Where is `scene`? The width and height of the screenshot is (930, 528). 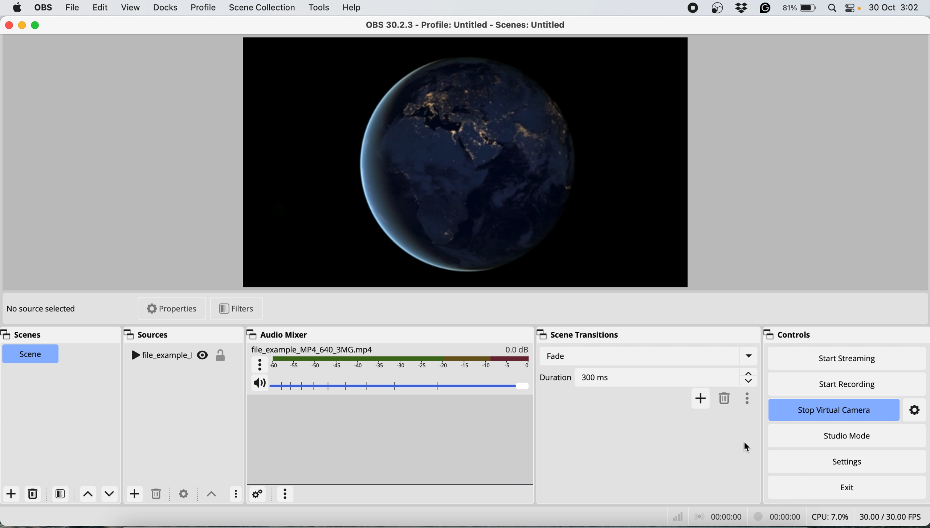
scene is located at coordinates (32, 353).